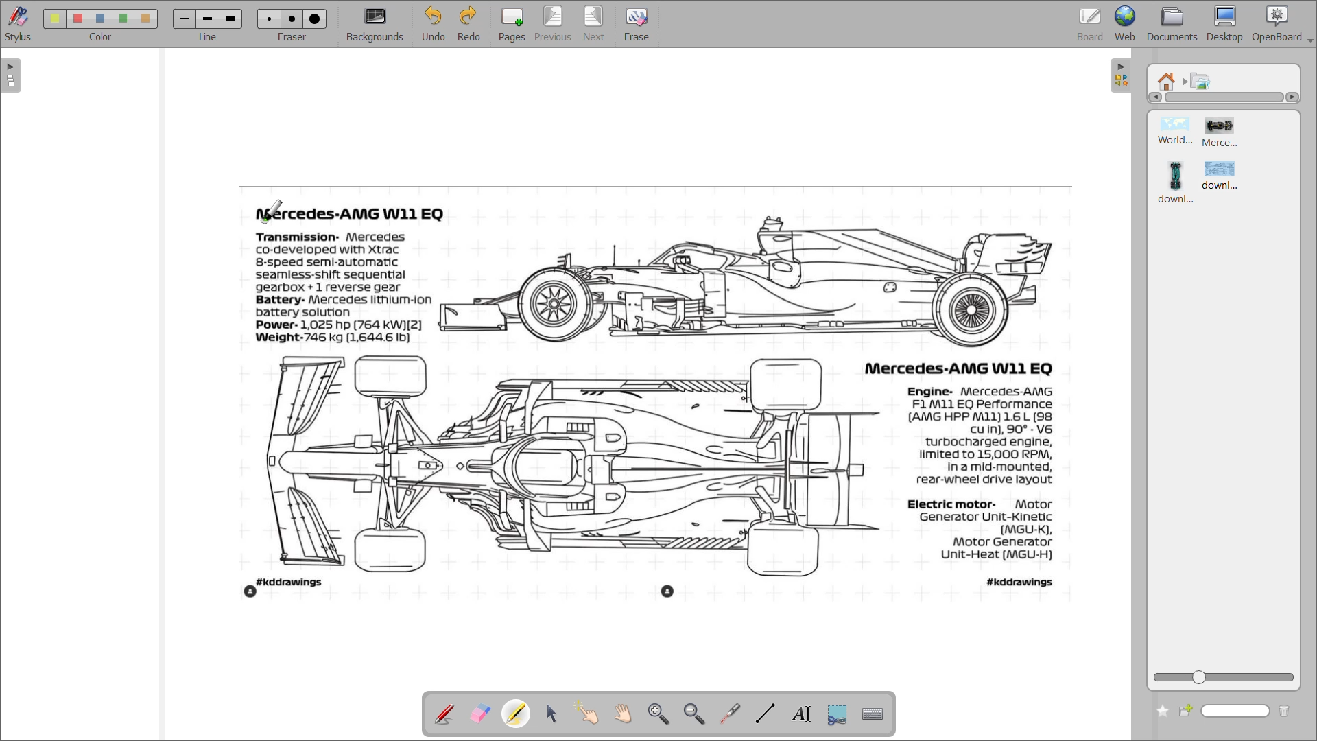 The width and height of the screenshot is (1317, 741). Describe the element at coordinates (432, 24) in the screenshot. I see `undo` at that location.